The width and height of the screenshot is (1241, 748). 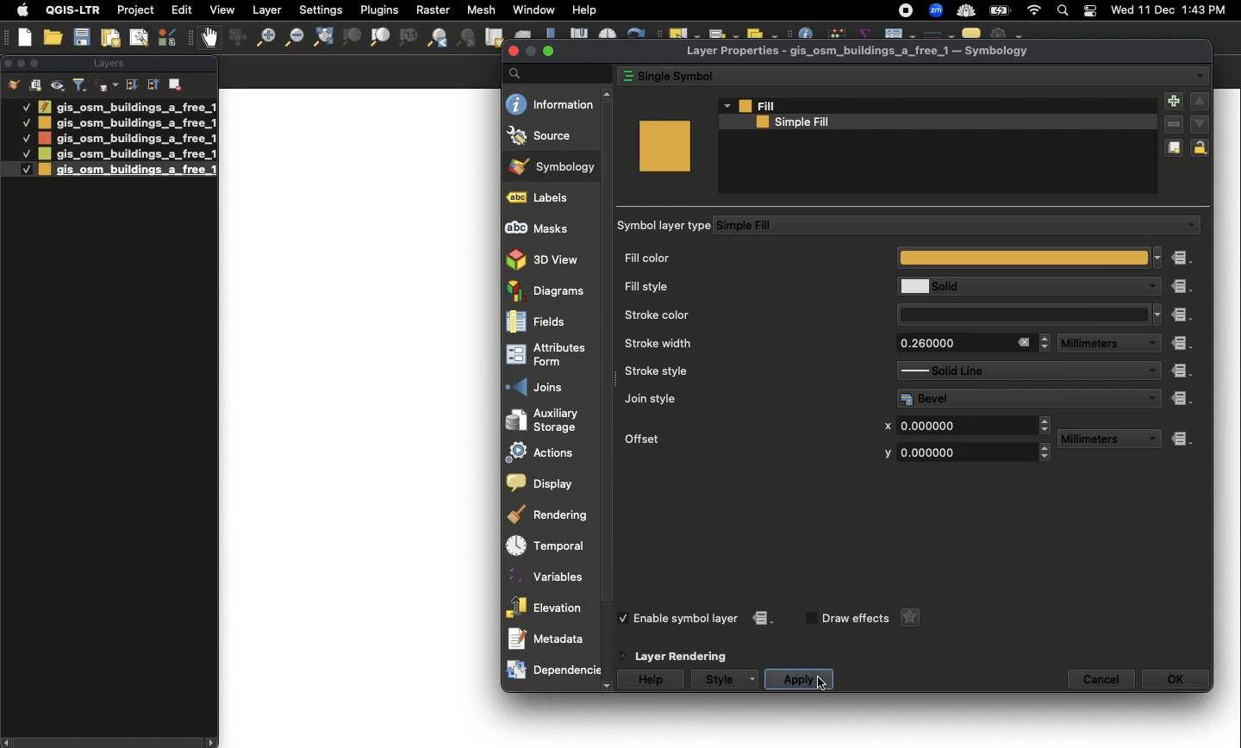 I want to click on maximize, so click(x=549, y=50).